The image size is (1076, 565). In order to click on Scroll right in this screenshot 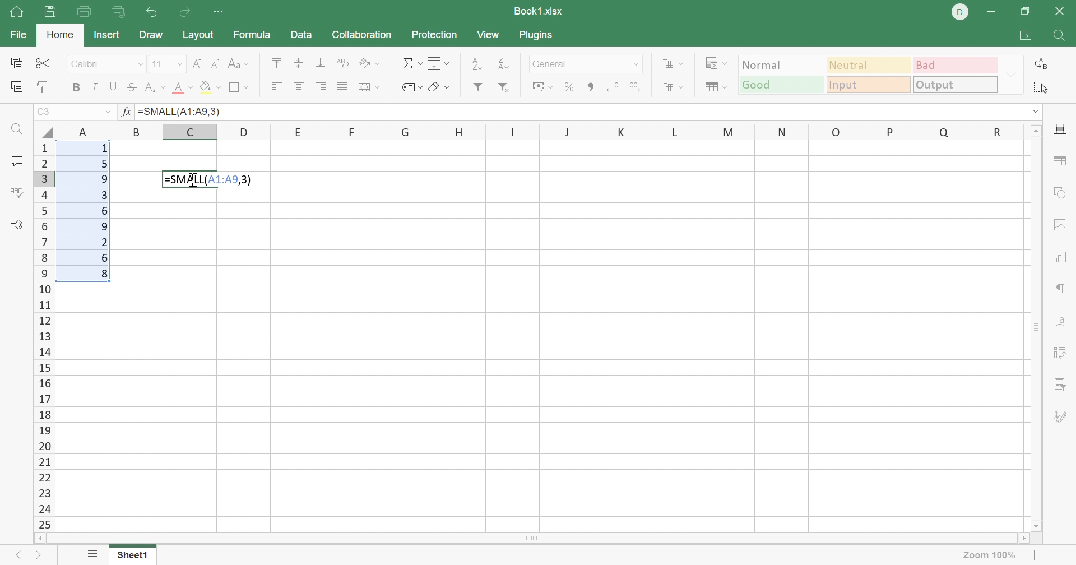, I will do `click(1026, 538)`.